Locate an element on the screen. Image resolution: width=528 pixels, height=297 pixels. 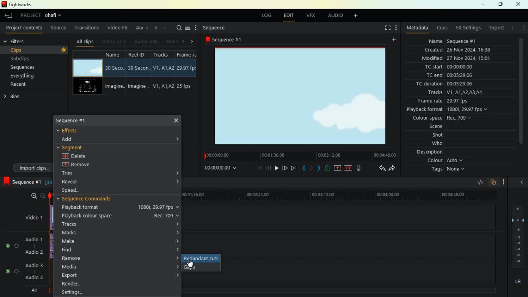
filters is located at coordinates (22, 42).